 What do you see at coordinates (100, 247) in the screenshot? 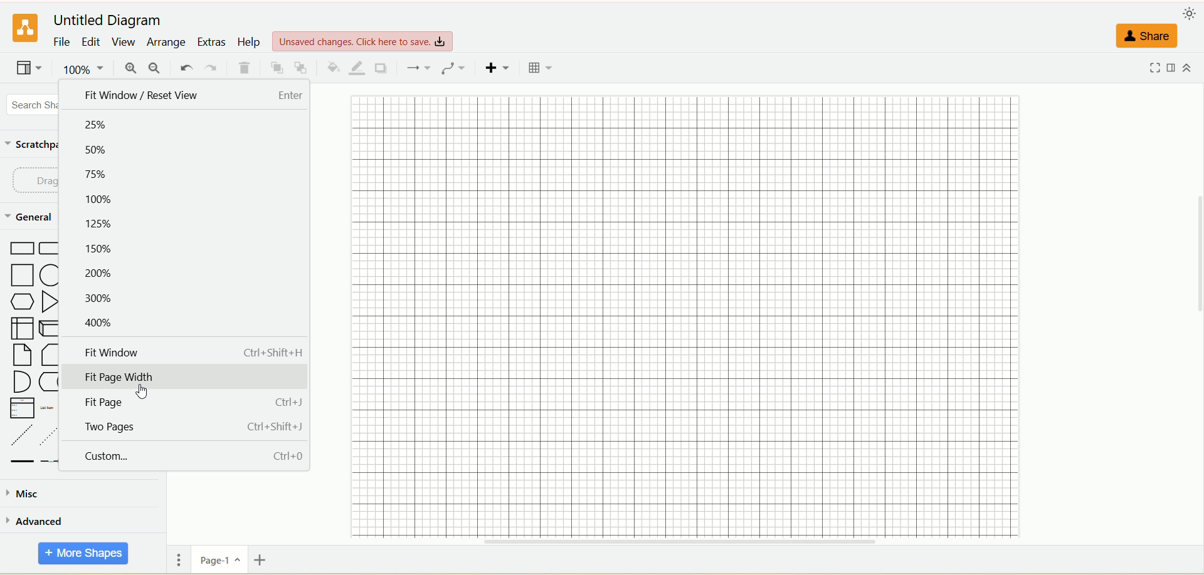
I see `150%` at bounding box center [100, 247].